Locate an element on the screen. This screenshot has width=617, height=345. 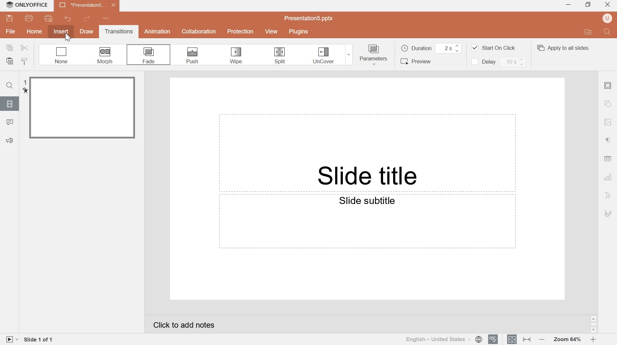
Quick print is located at coordinates (49, 18).